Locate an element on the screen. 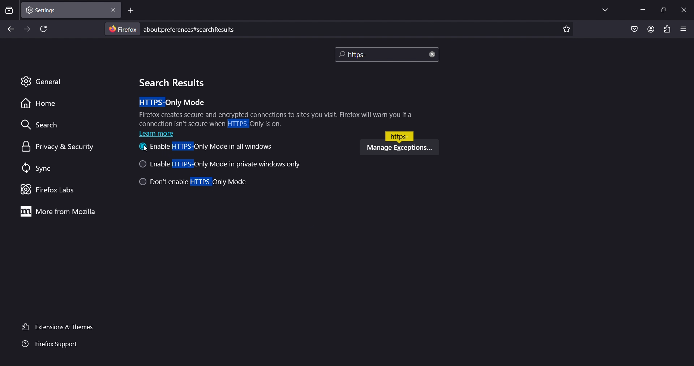 The height and width of the screenshot is (366, 694). firefox labs is located at coordinates (53, 189).